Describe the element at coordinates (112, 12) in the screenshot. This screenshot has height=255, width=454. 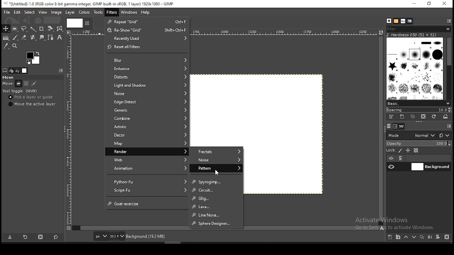
I see `filters` at that location.